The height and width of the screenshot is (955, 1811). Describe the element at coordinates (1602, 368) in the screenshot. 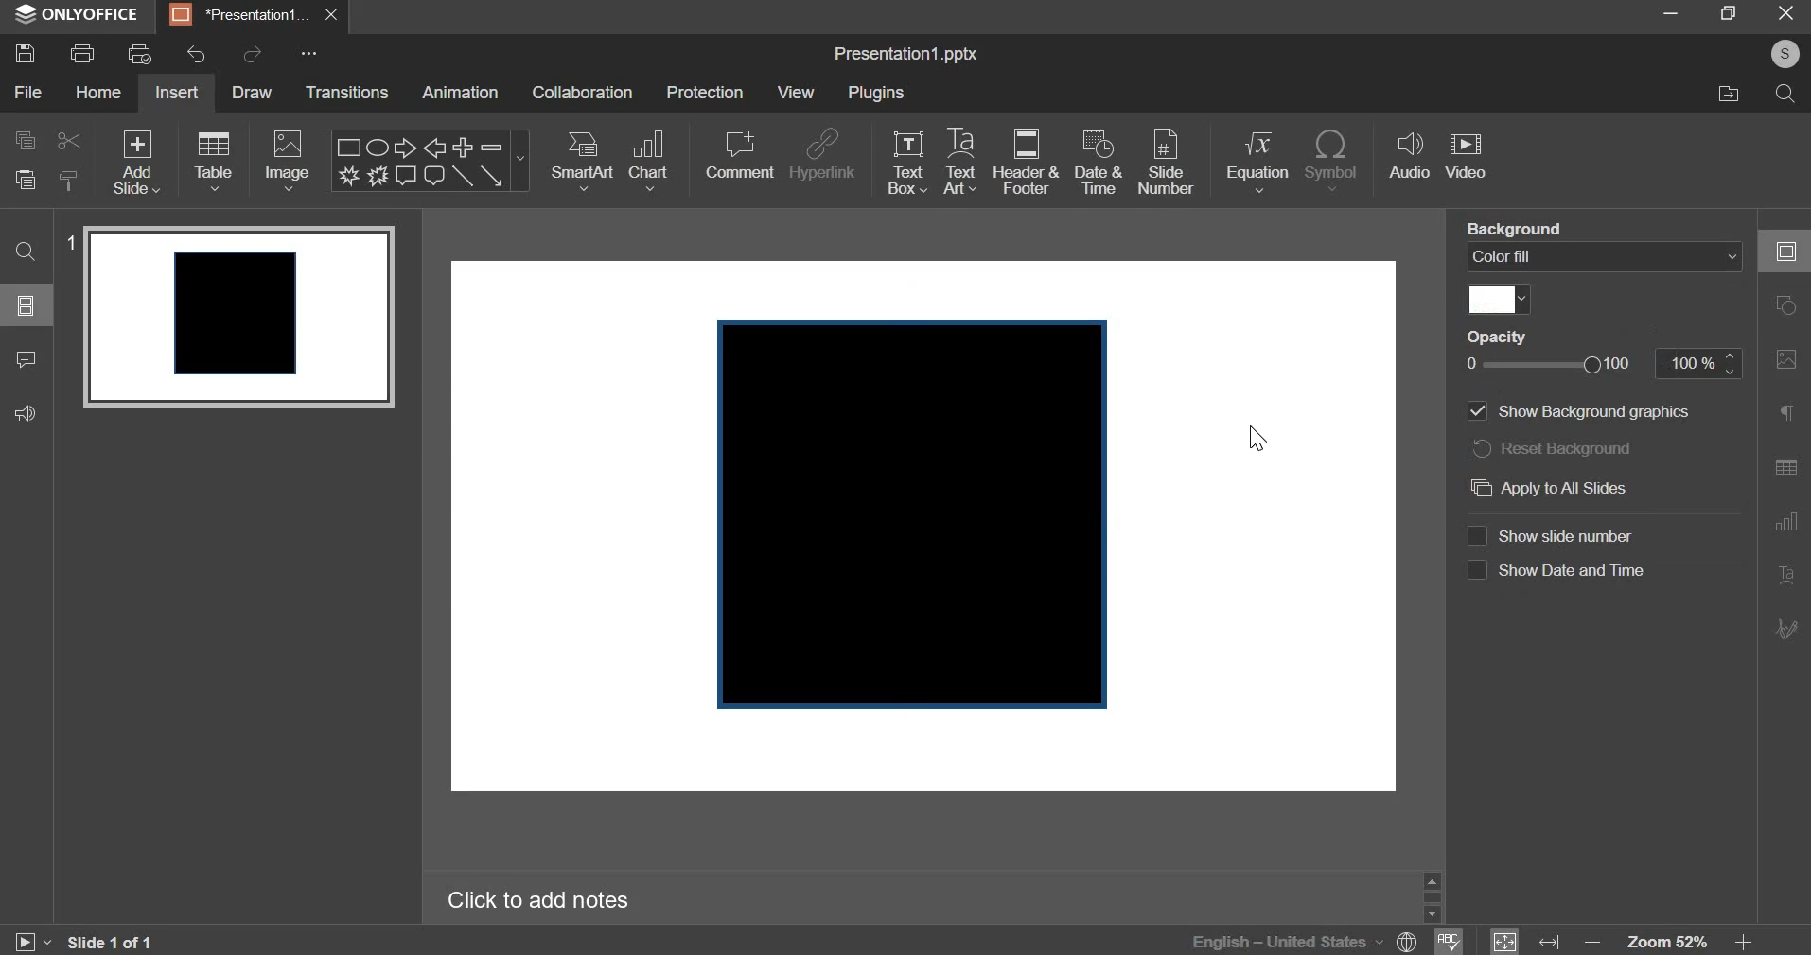

I see `opacity` at that location.